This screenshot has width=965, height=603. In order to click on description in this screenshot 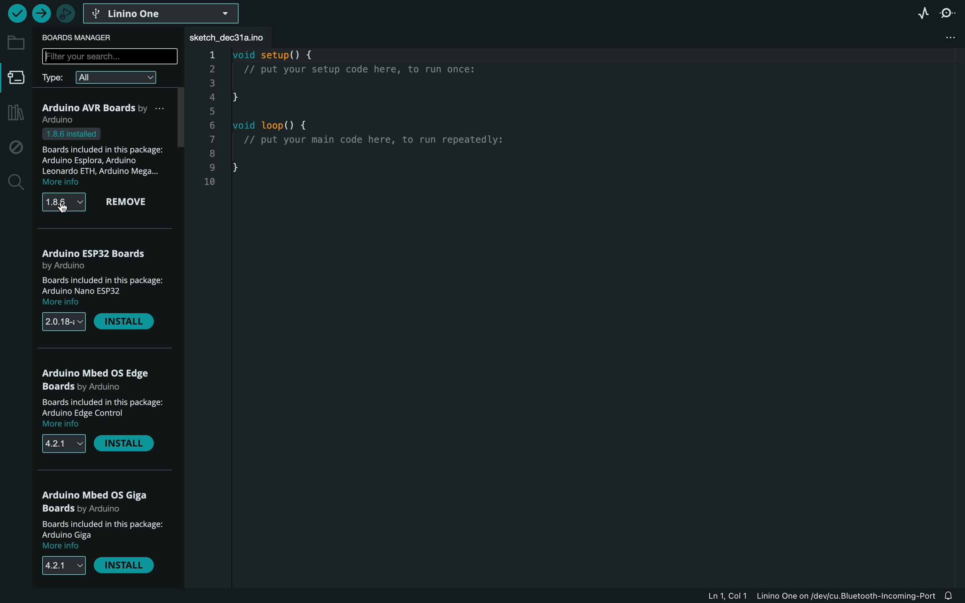, I will do `click(104, 414)`.